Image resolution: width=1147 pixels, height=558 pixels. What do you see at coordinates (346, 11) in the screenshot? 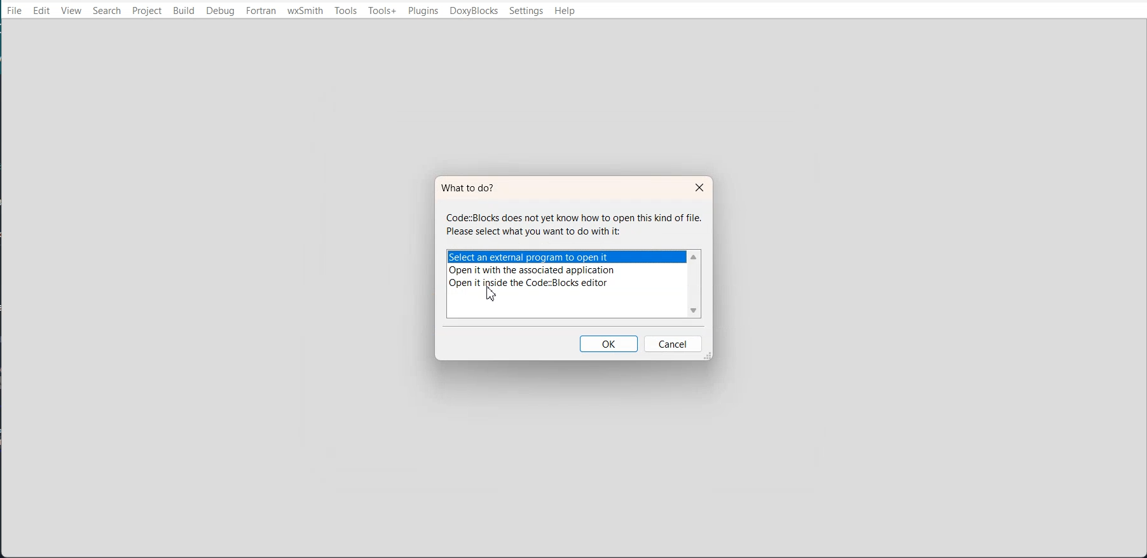
I see `Tools` at bounding box center [346, 11].